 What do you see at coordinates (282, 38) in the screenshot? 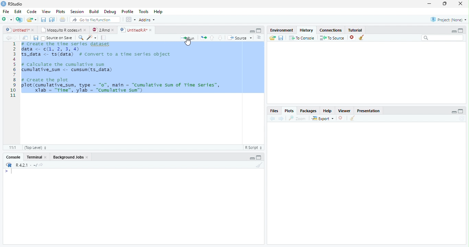
I see `Save` at bounding box center [282, 38].